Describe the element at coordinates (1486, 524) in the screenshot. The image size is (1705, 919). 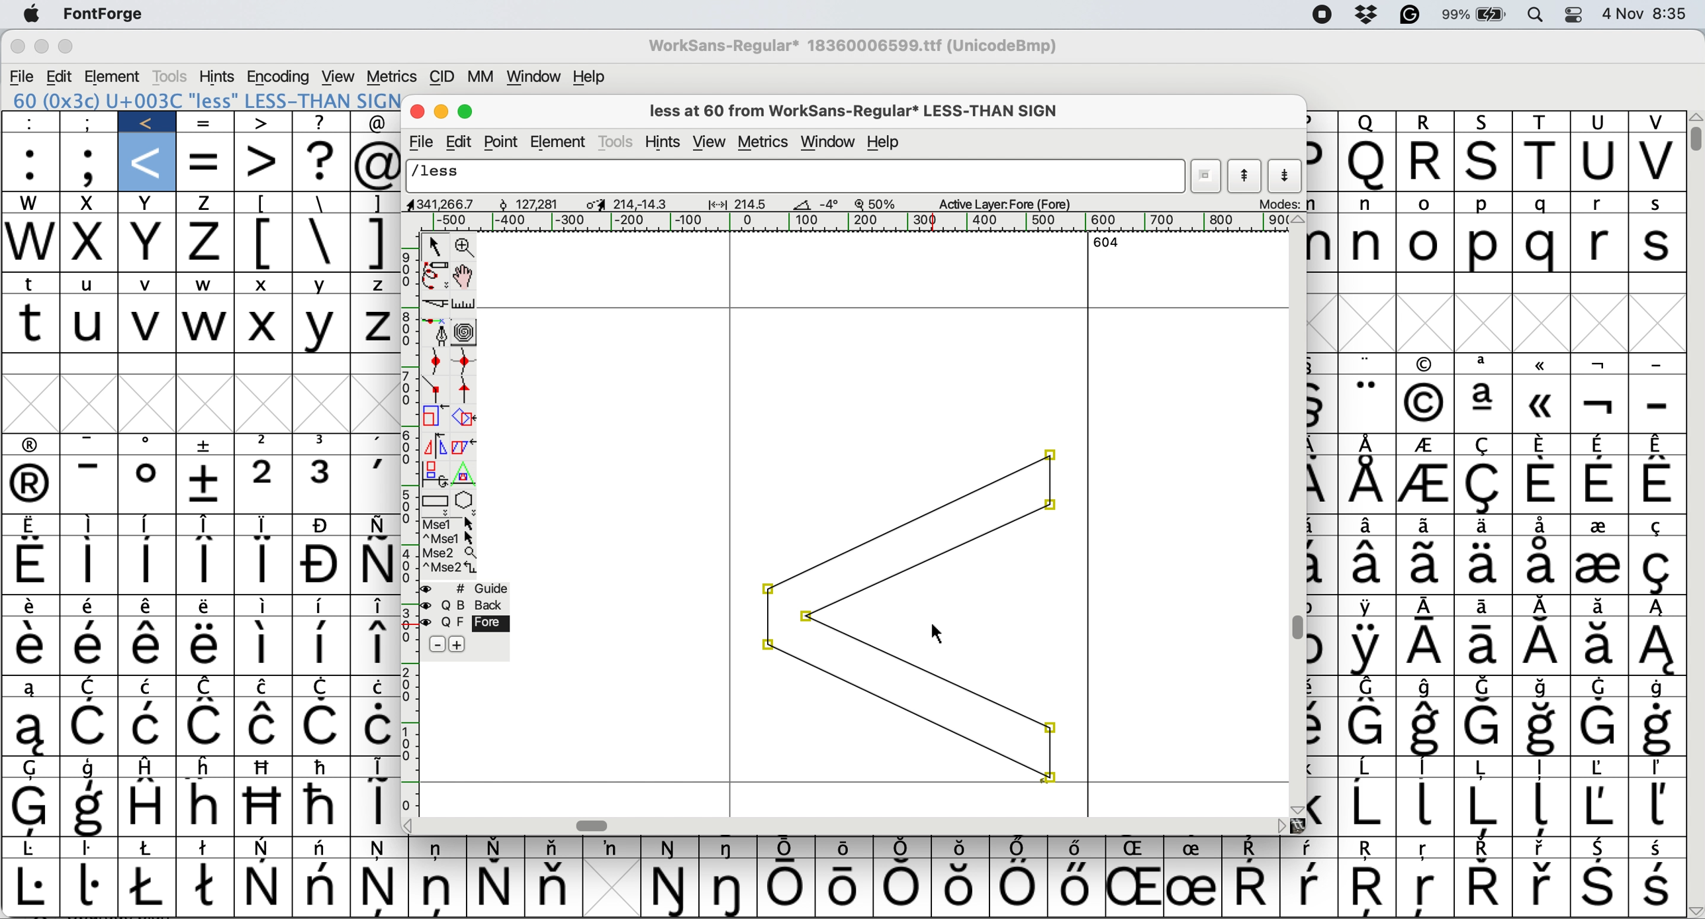
I see `Symbol` at that location.